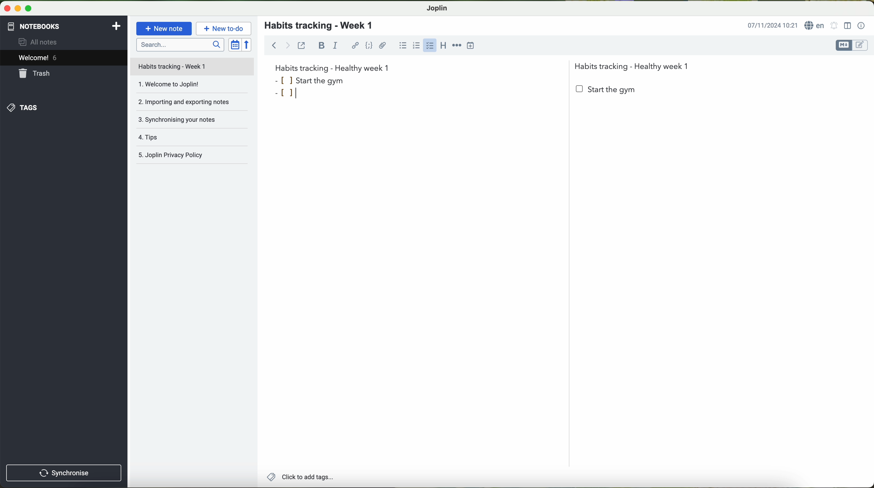  What do you see at coordinates (471, 45) in the screenshot?
I see `insert time` at bounding box center [471, 45].